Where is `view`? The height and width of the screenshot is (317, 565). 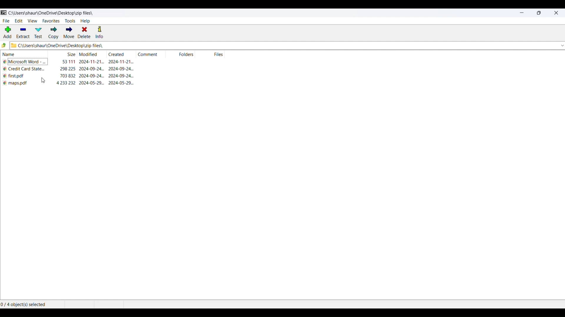 view is located at coordinates (32, 22).